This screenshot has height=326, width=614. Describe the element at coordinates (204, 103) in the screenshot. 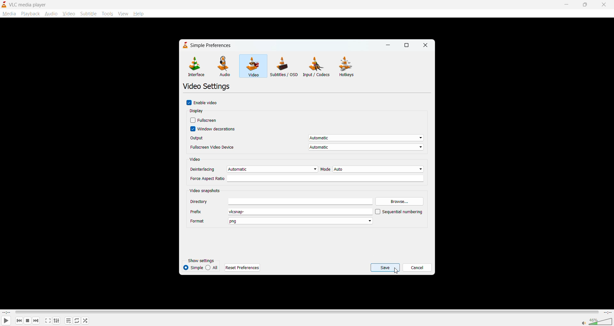

I see `enable video` at that location.